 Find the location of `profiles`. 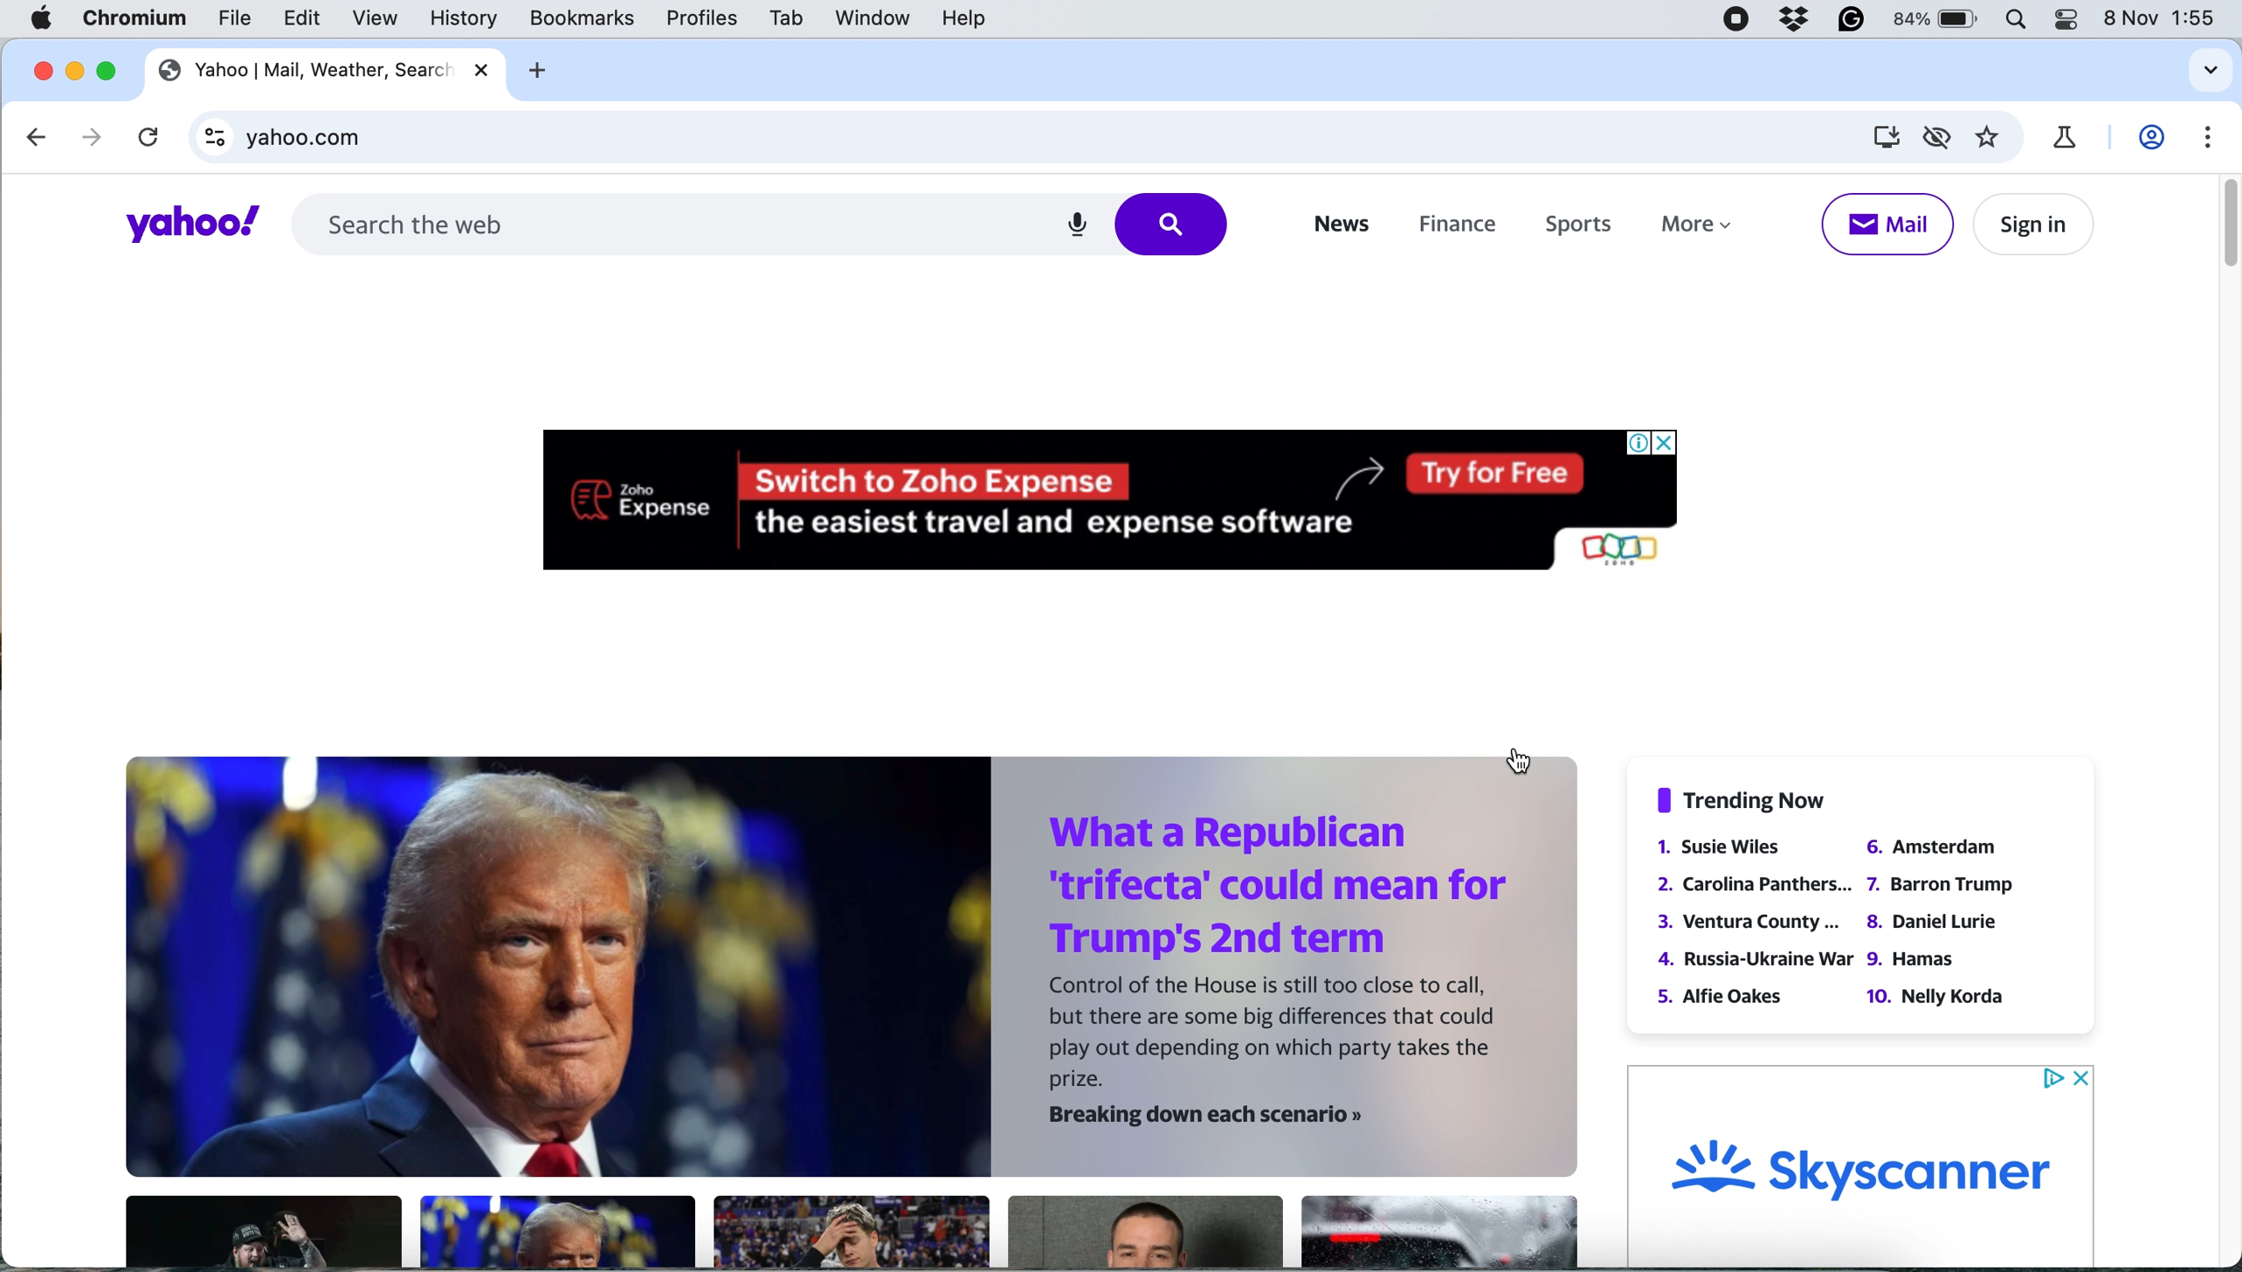

profiles is located at coordinates (707, 18).